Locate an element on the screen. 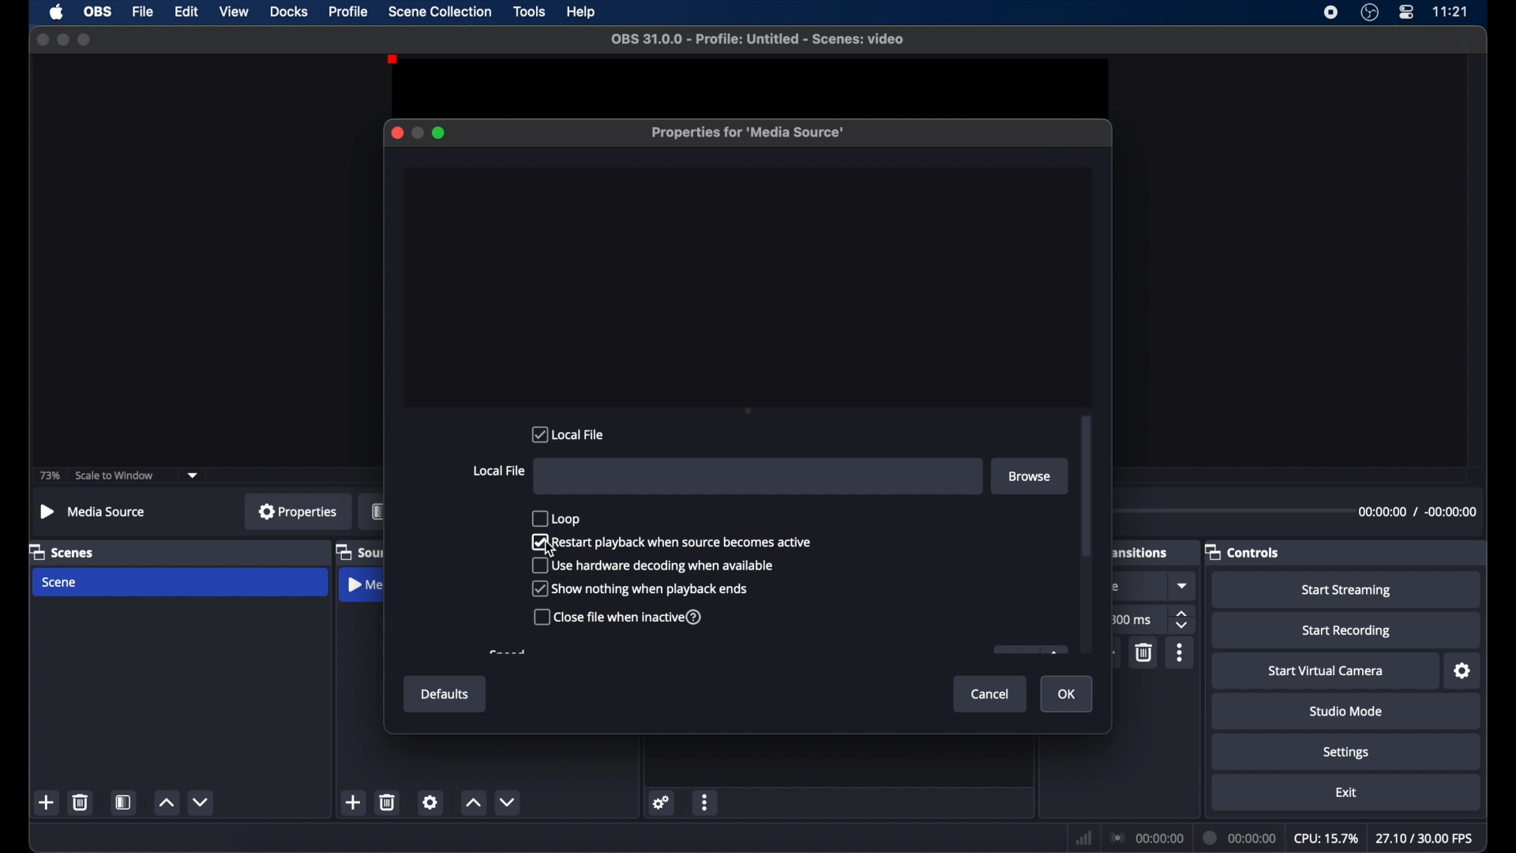  increment is located at coordinates (473, 803).